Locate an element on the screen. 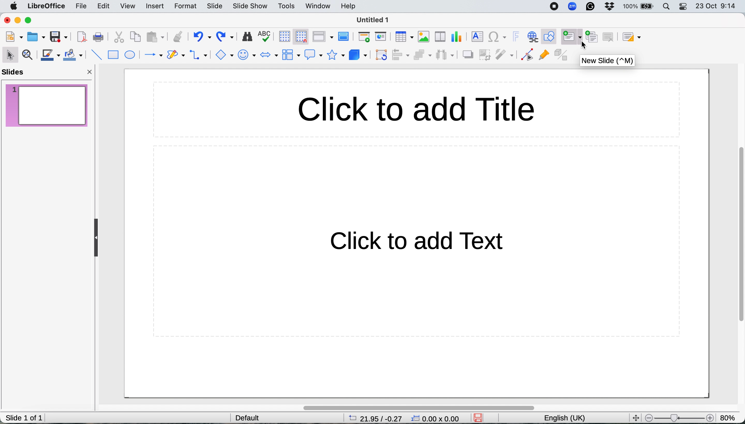 This screenshot has width=745, height=424. show draw functions is located at coordinates (549, 36).